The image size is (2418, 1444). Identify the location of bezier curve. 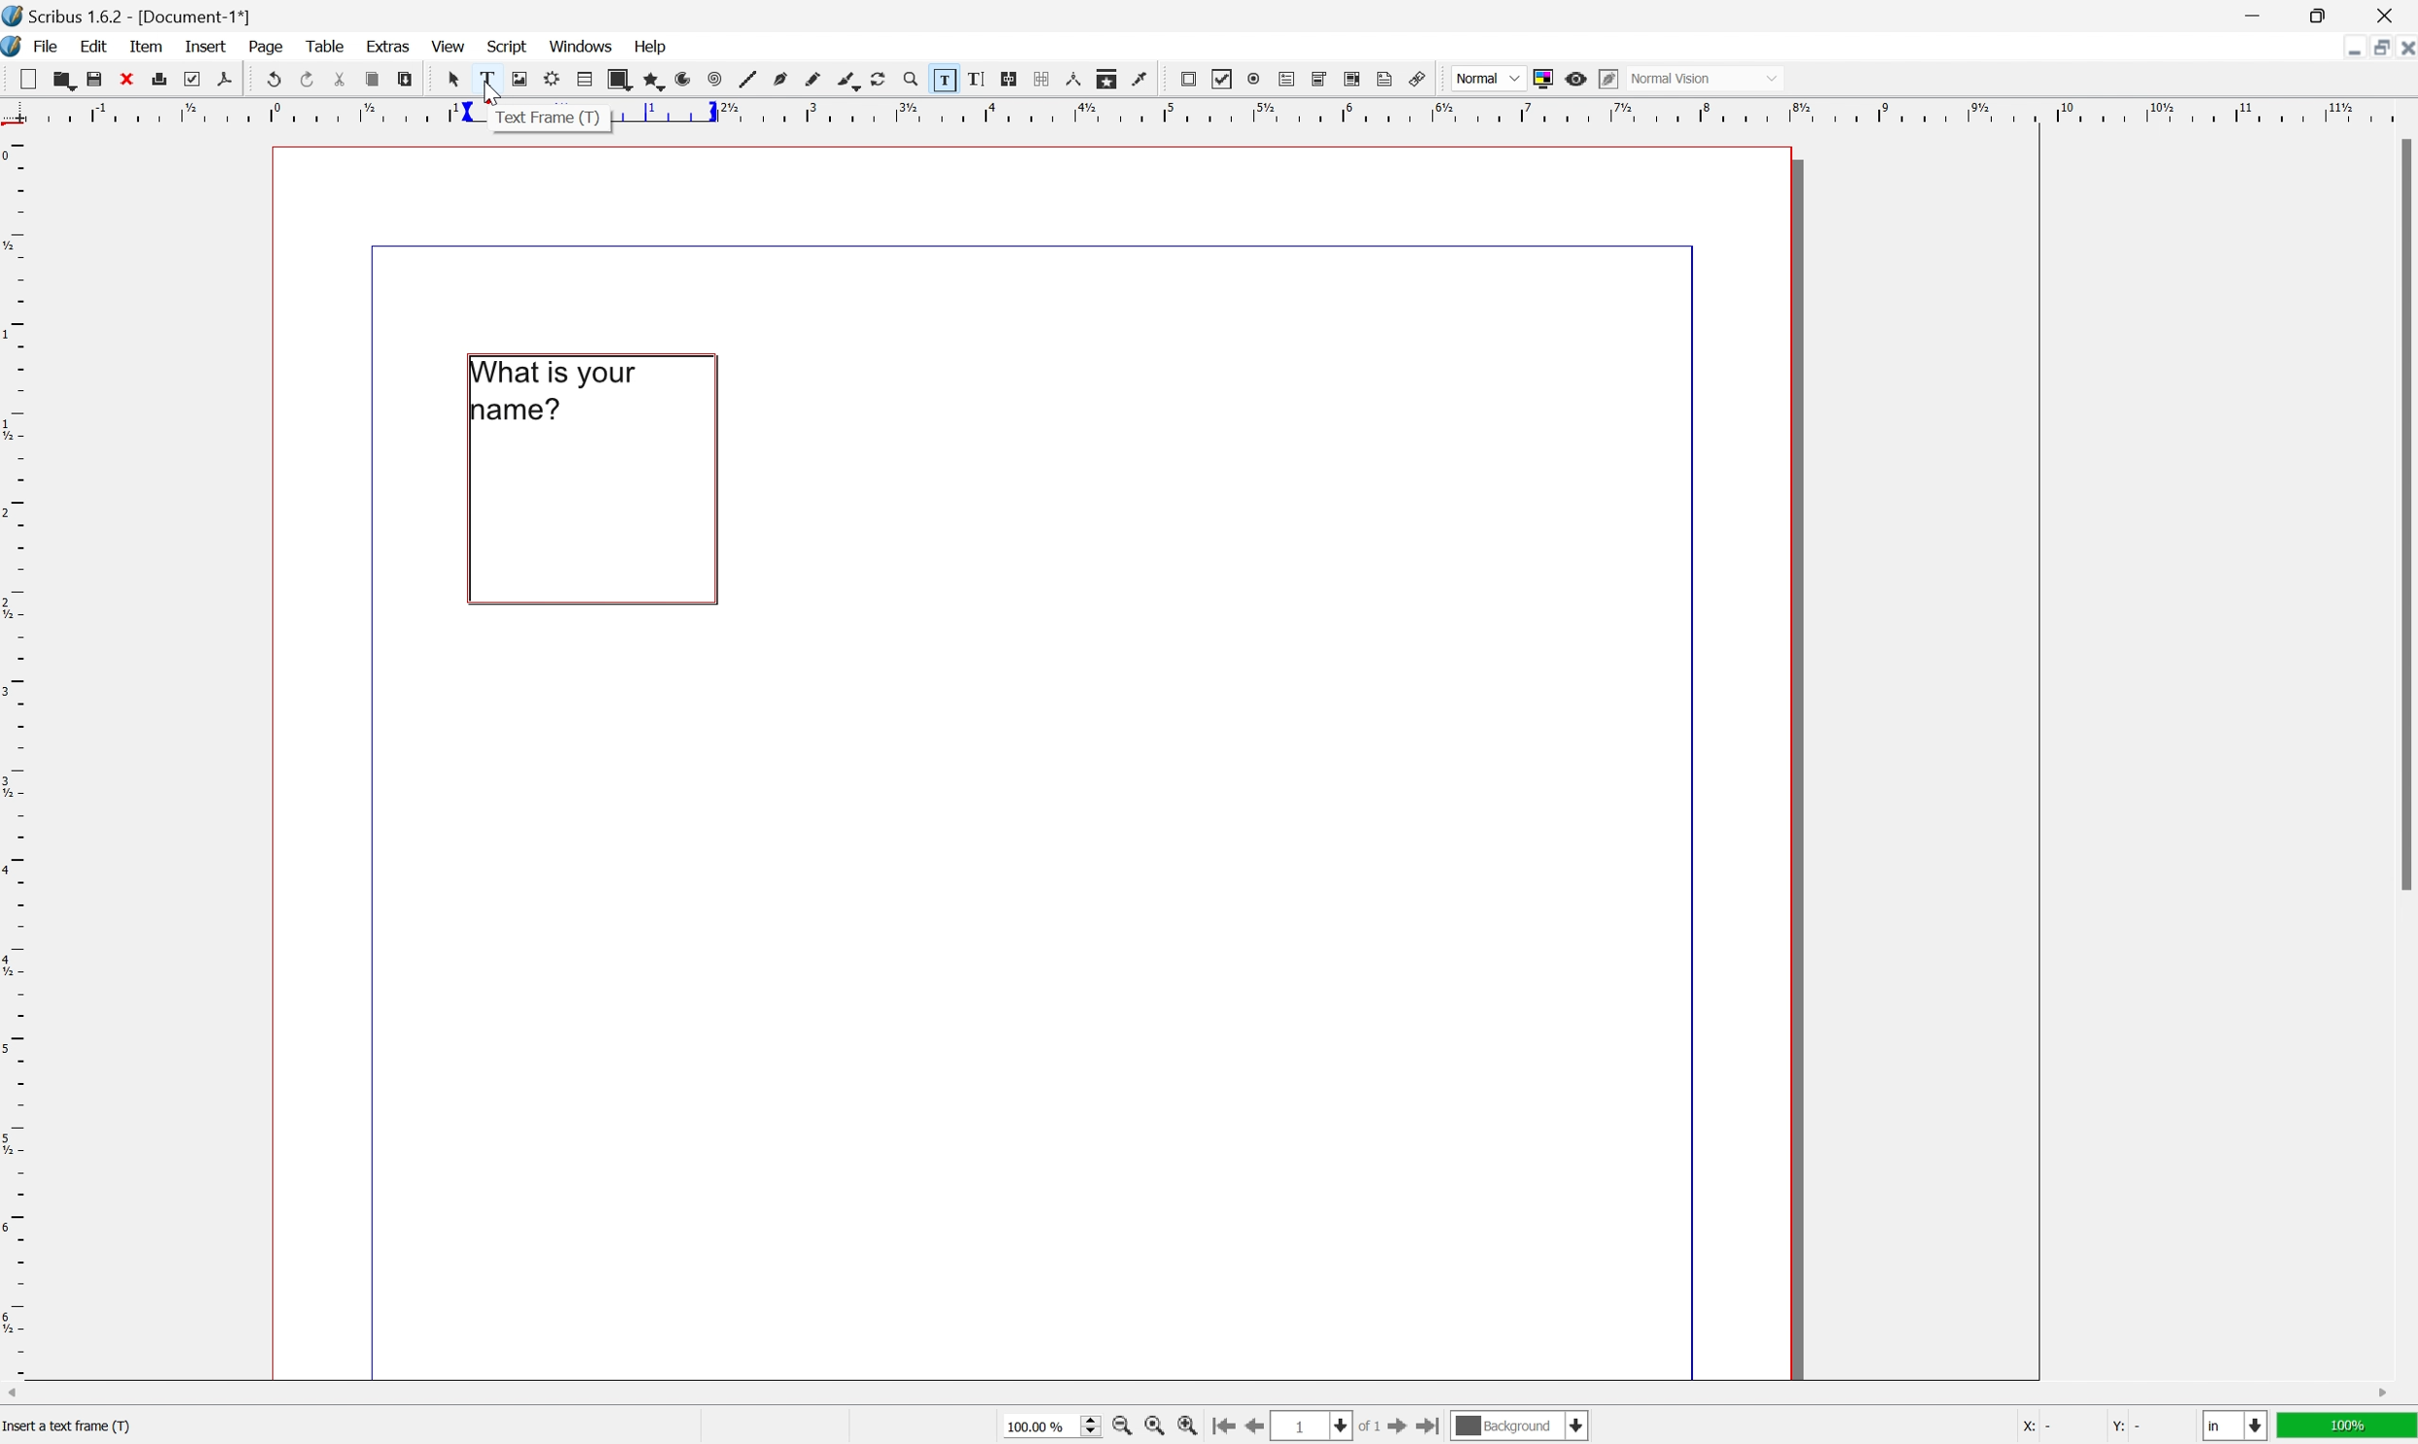
(848, 82).